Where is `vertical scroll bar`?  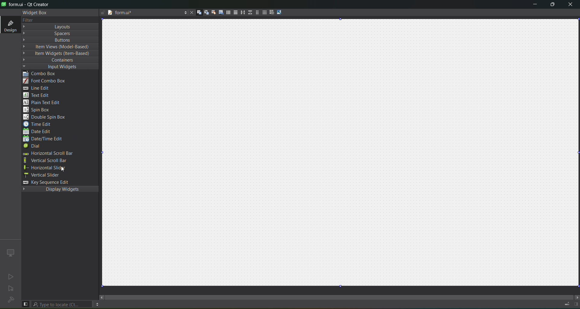 vertical scroll bar is located at coordinates (48, 161).